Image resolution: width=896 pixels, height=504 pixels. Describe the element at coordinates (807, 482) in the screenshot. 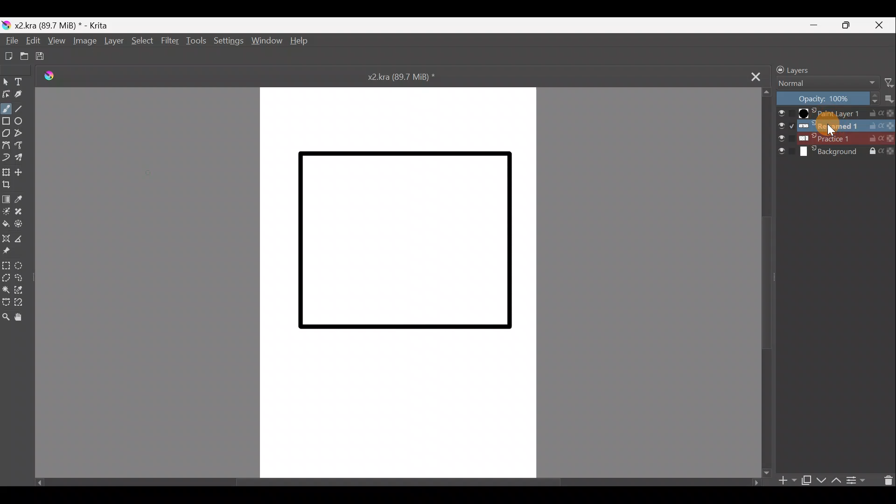

I see `Duplicate layer/mask` at that location.